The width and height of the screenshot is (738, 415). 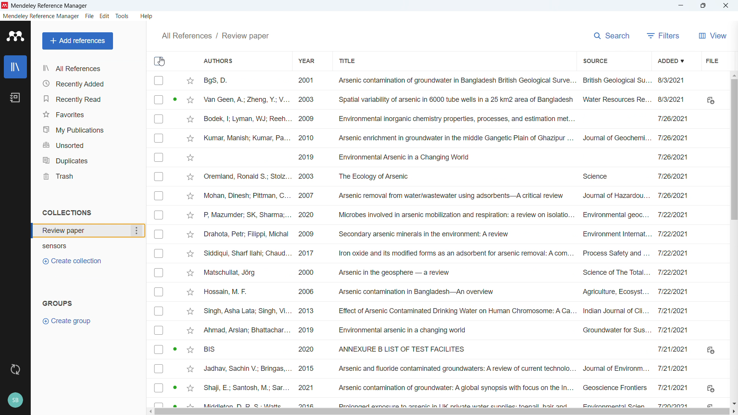 I want to click on File, so click(x=712, y=60).